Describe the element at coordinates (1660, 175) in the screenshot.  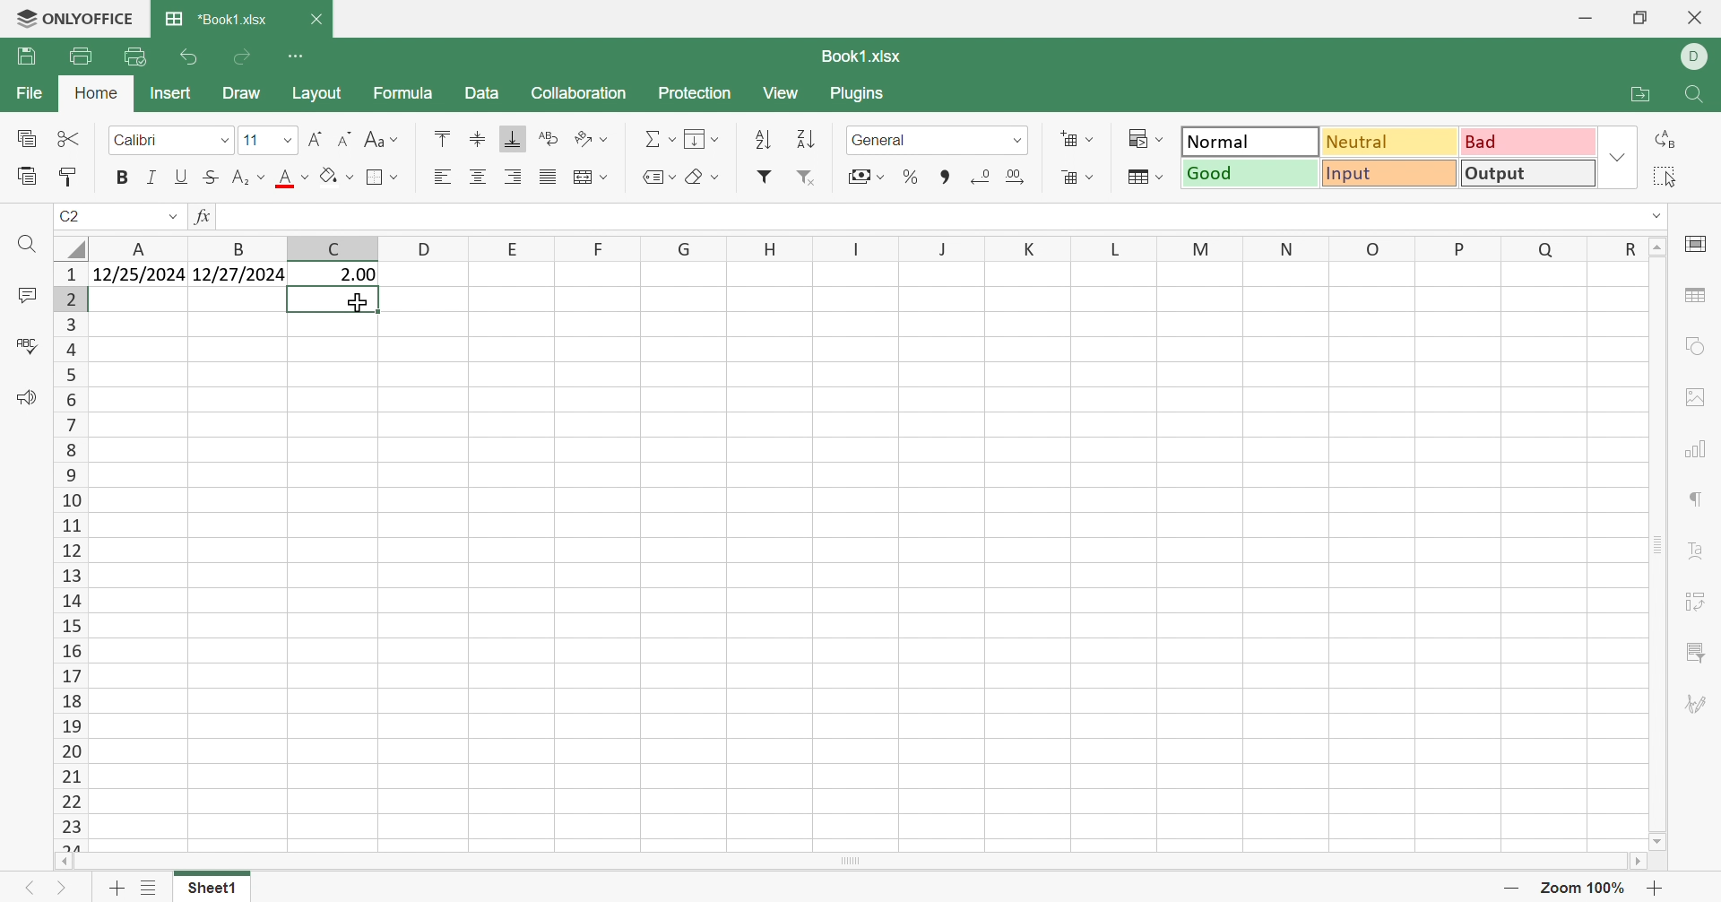
I see `Select all` at that location.